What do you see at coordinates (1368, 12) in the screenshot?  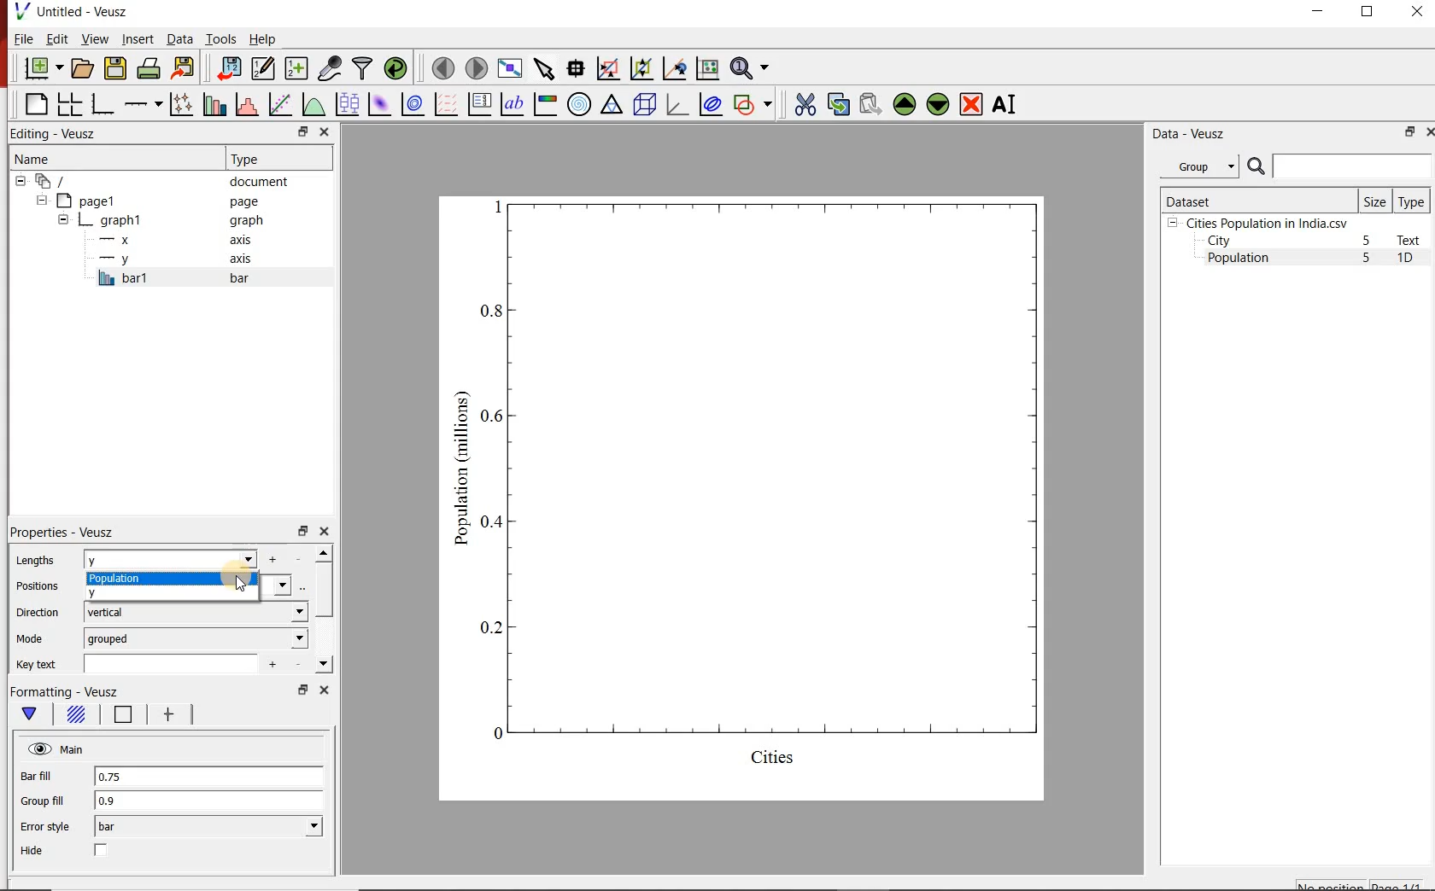 I see `RESTORE` at bounding box center [1368, 12].